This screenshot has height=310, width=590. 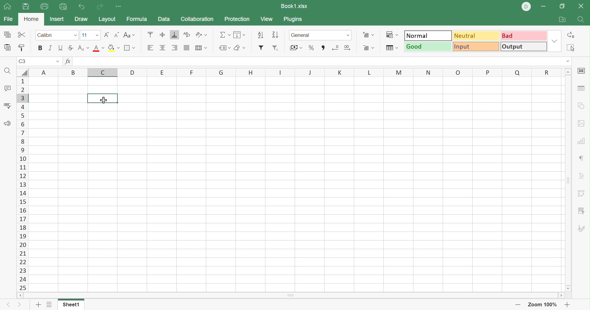 What do you see at coordinates (428, 36) in the screenshot?
I see `Normal` at bounding box center [428, 36].